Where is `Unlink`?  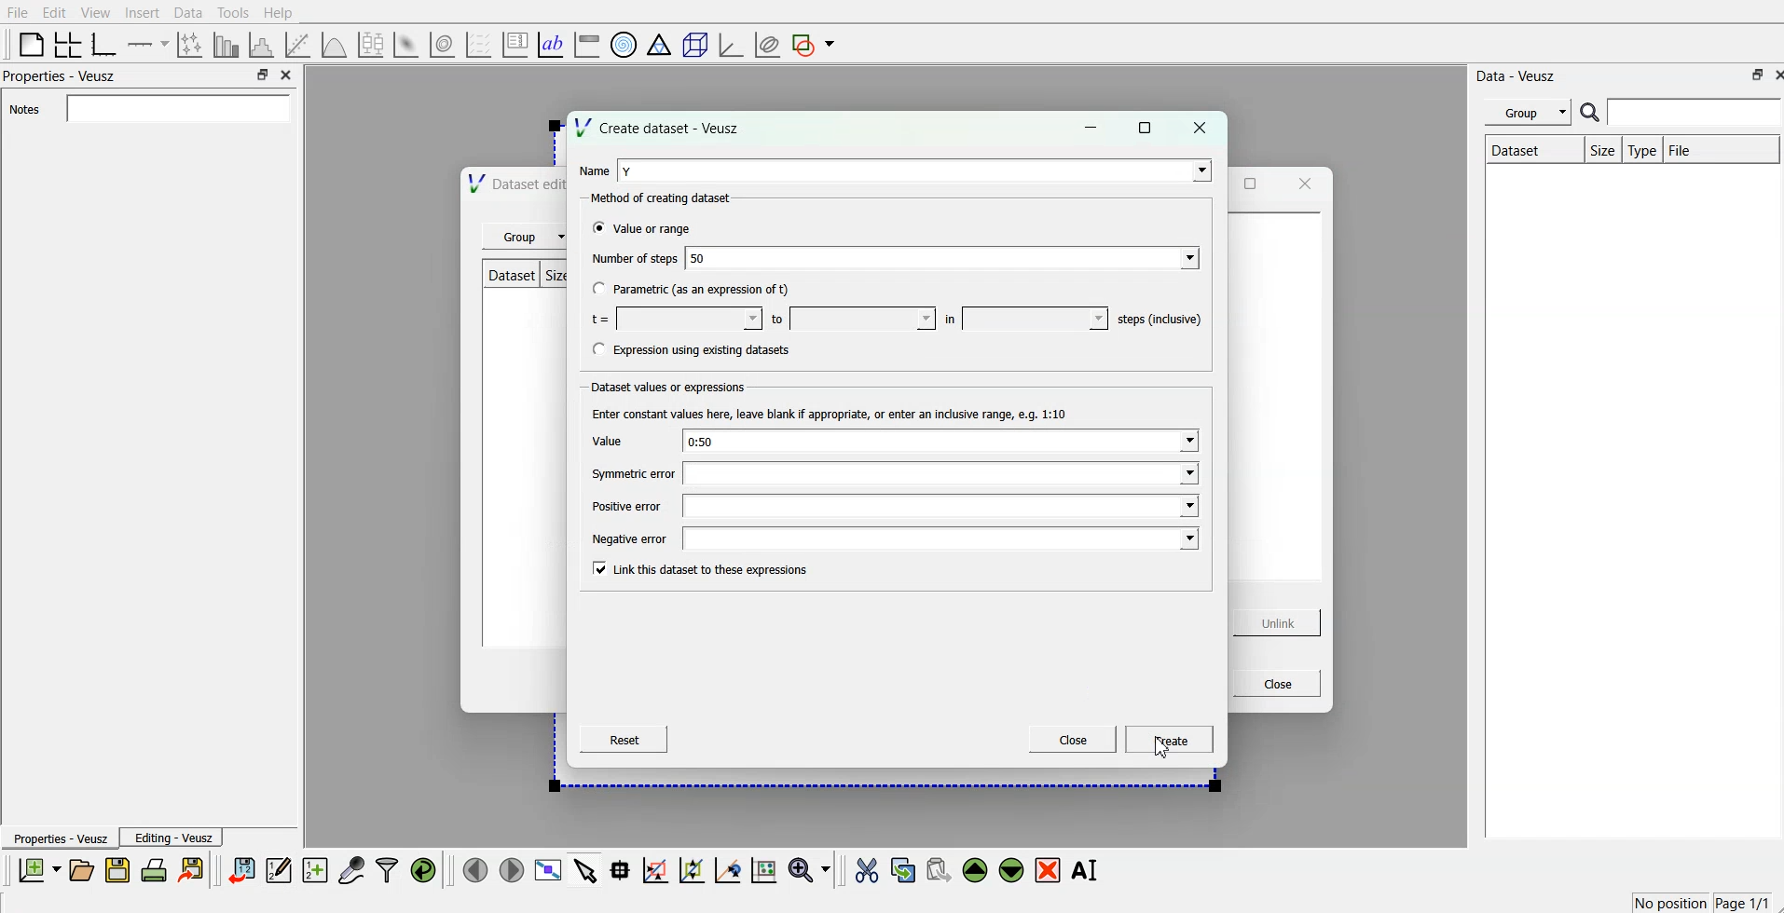 Unlink is located at coordinates (1278, 623).